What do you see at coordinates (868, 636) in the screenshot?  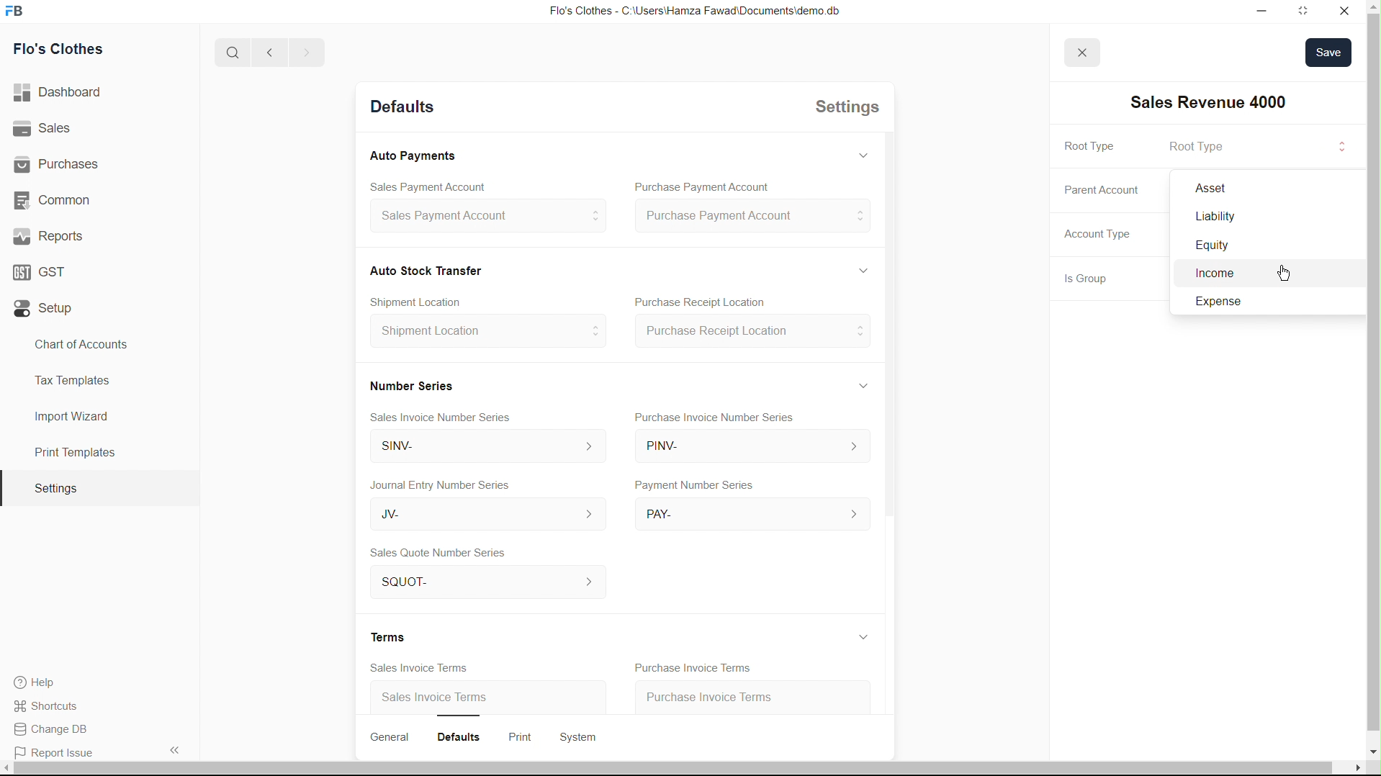 I see `Hide ` at bounding box center [868, 636].